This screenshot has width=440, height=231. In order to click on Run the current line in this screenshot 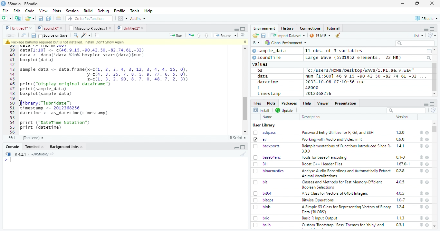, I will do `click(176, 35)`.